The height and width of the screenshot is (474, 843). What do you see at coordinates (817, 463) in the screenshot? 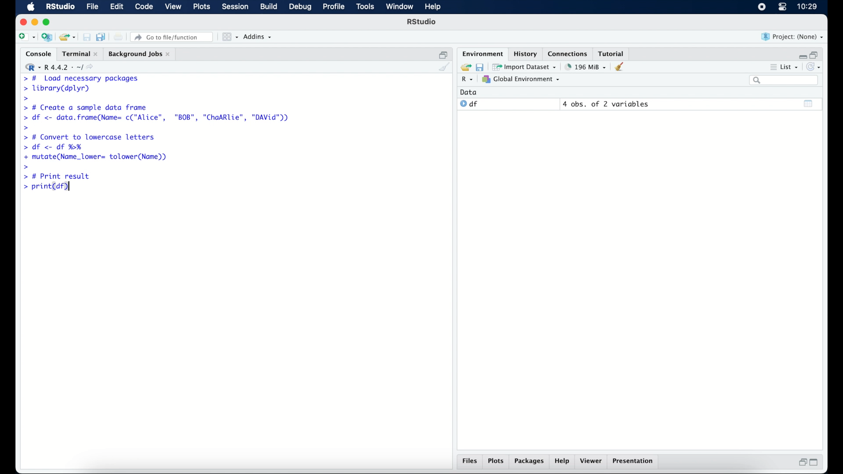
I see `maximize` at bounding box center [817, 463].